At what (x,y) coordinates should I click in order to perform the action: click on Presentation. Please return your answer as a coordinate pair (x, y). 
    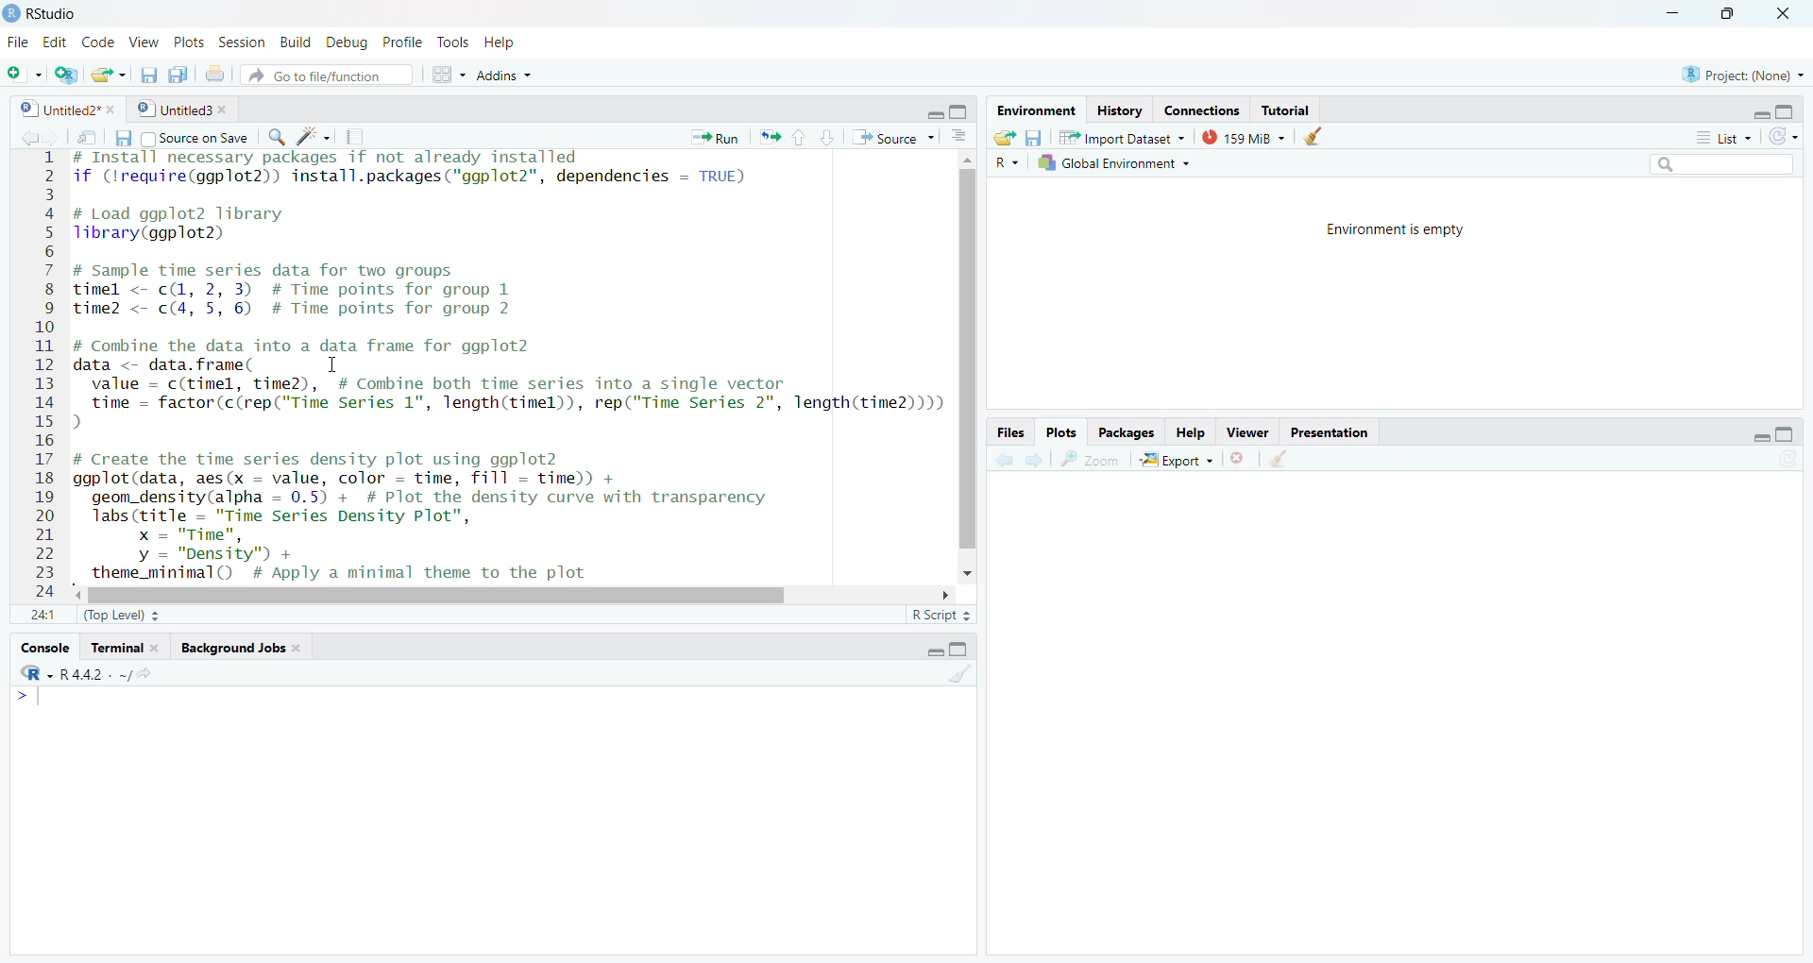
    Looking at the image, I should click on (1327, 432).